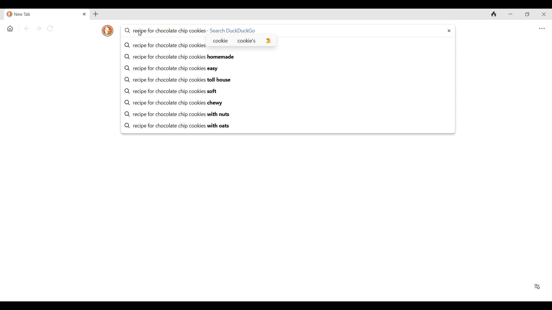 The width and height of the screenshot is (552, 310). Describe the element at coordinates (510, 14) in the screenshot. I see `Minimize` at that location.